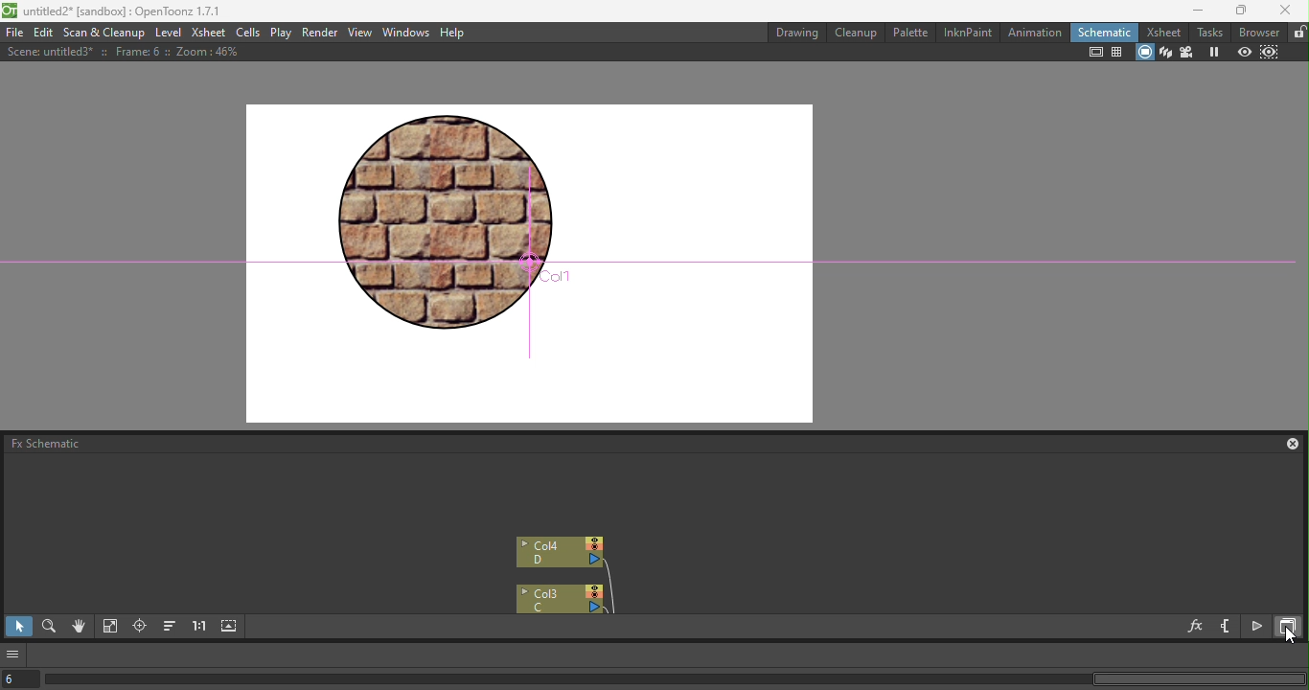 The height and width of the screenshot is (690, 1309). Describe the element at coordinates (321, 33) in the screenshot. I see `Render` at that location.